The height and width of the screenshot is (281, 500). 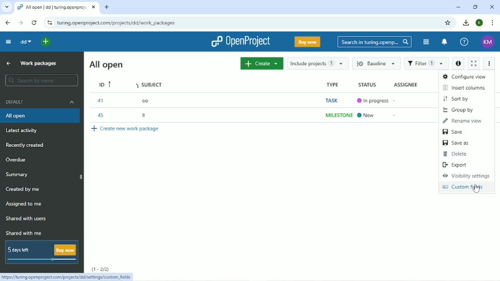 What do you see at coordinates (458, 64) in the screenshot?
I see `Open details view` at bounding box center [458, 64].